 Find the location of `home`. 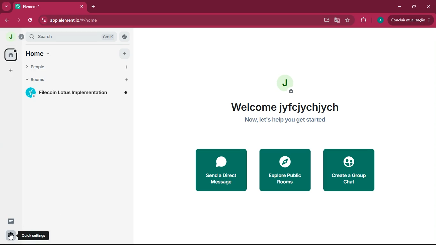

home is located at coordinates (11, 55).